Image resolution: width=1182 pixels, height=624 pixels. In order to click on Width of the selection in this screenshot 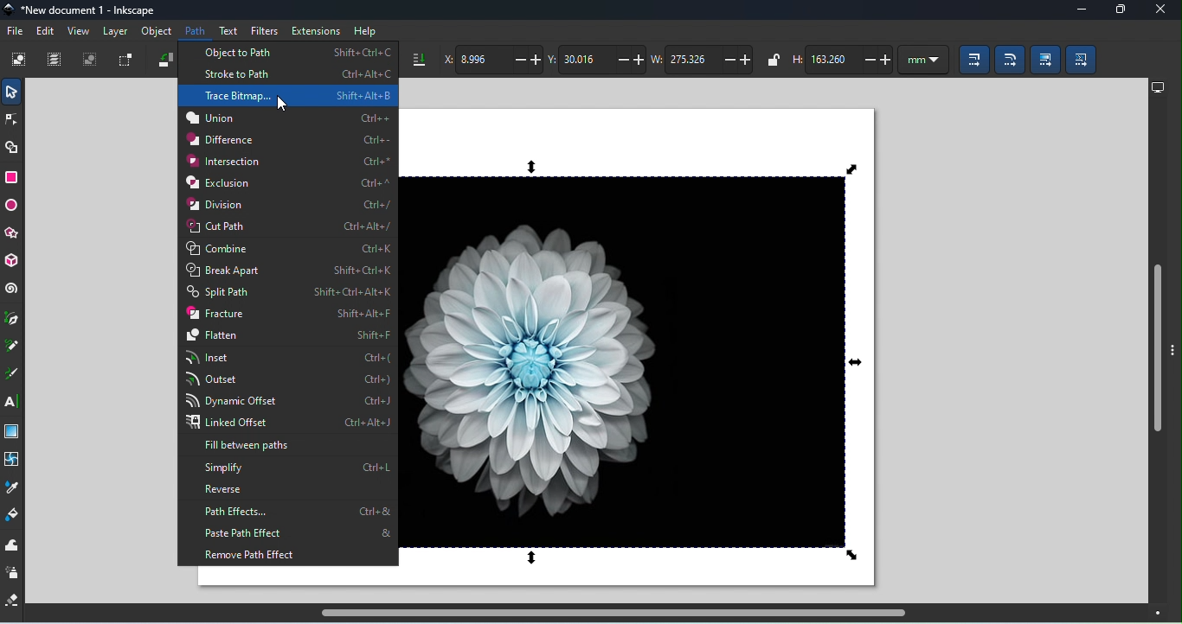, I will do `click(705, 60)`.